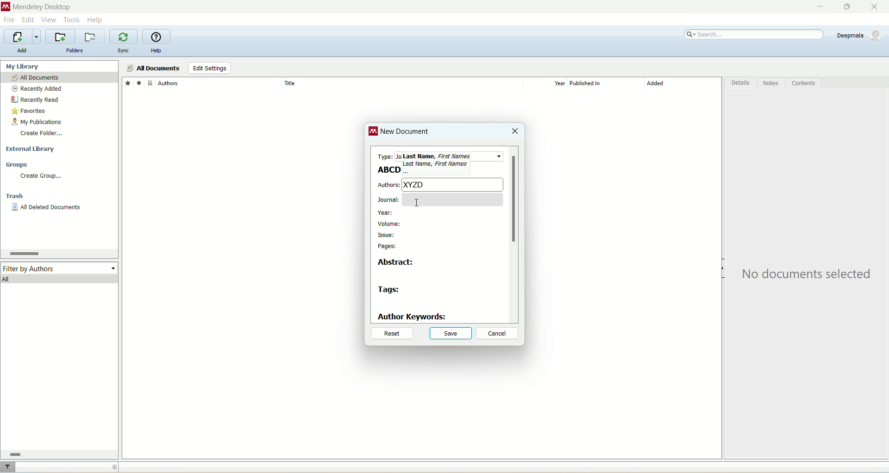 This screenshot has height=473, width=889. I want to click on filter, so click(9, 467).